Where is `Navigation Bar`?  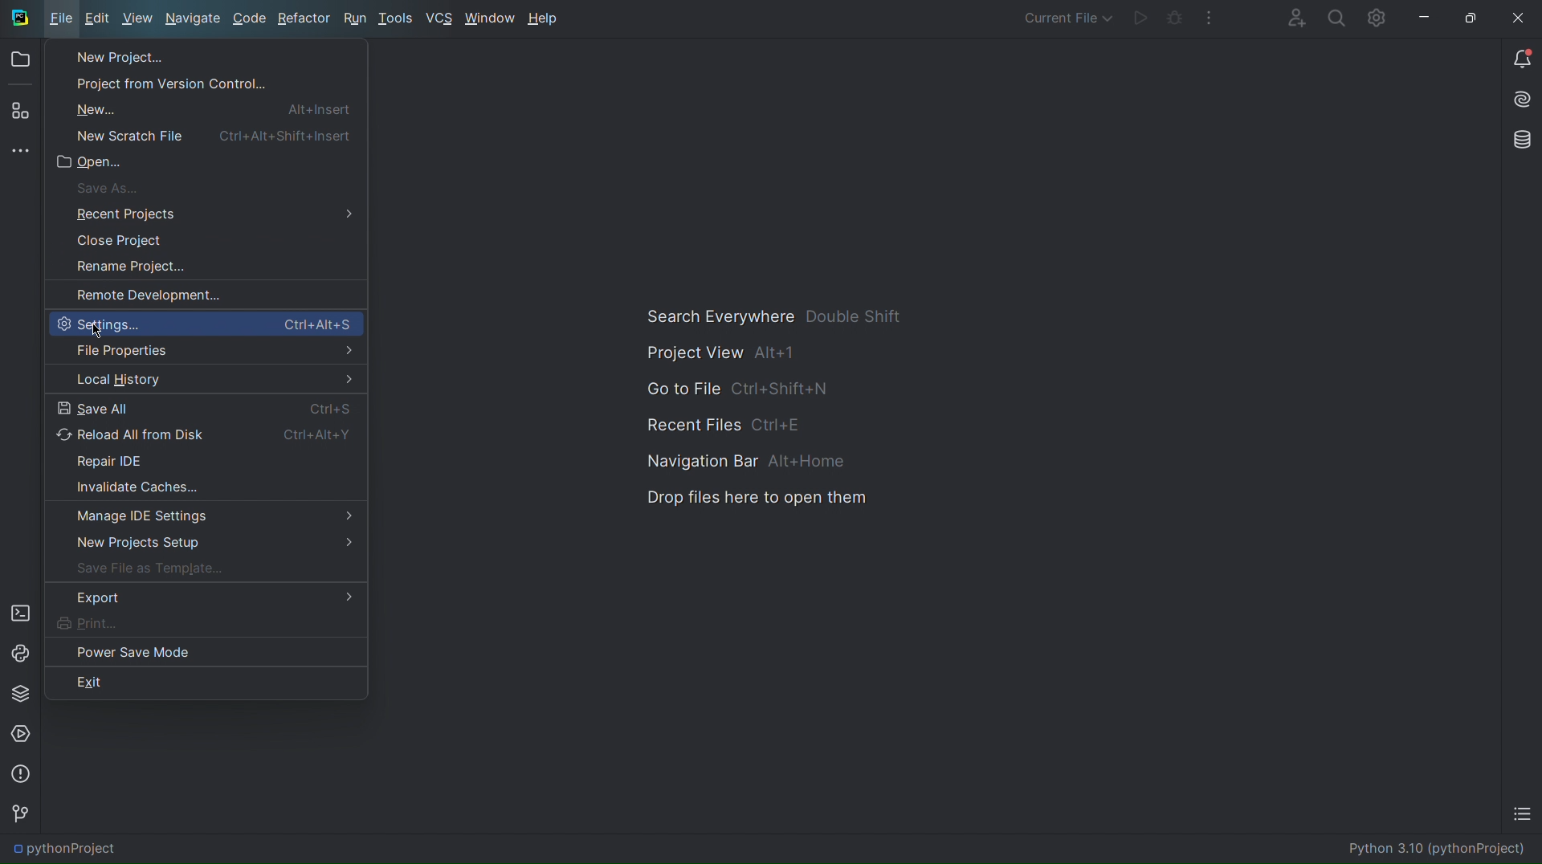
Navigation Bar is located at coordinates (739, 463).